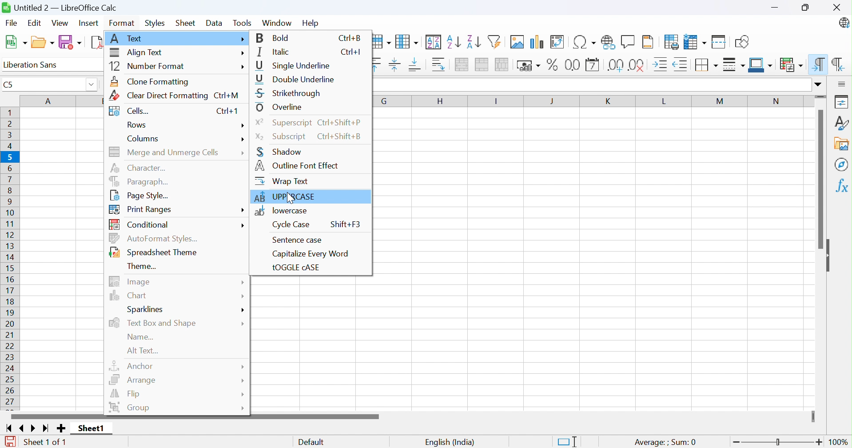  Describe the element at coordinates (143, 351) in the screenshot. I see `Alt text` at that location.